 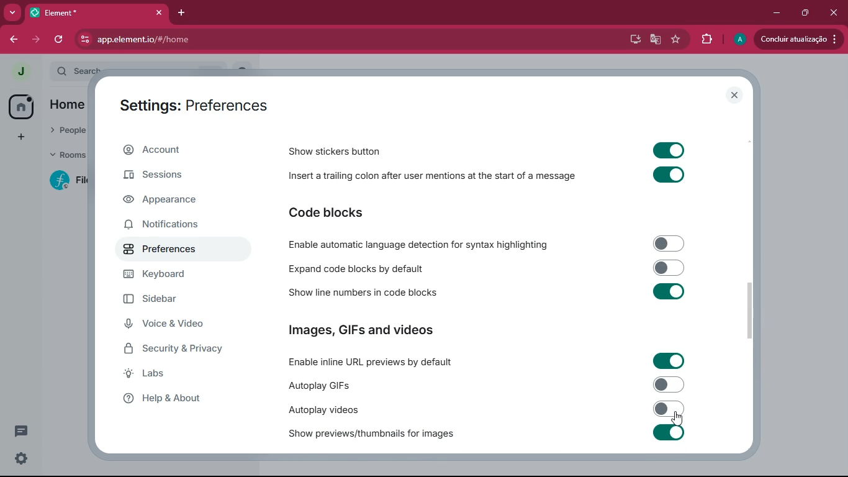 What do you see at coordinates (371, 434) in the screenshot?
I see `show` at bounding box center [371, 434].